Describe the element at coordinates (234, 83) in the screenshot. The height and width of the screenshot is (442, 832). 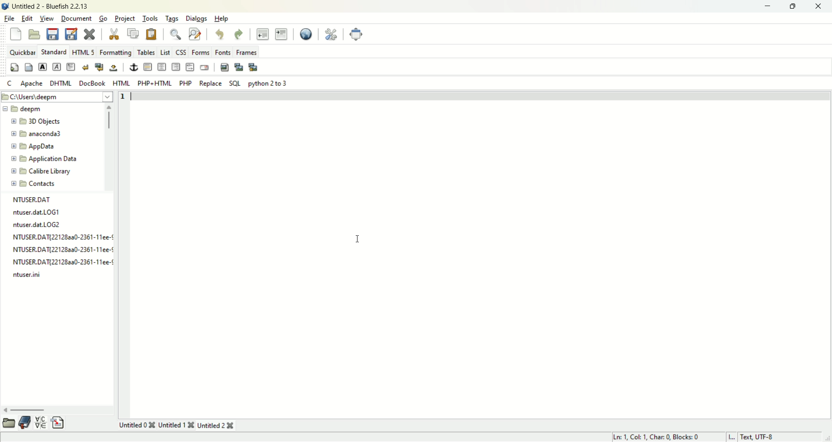
I see `SQL` at that location.